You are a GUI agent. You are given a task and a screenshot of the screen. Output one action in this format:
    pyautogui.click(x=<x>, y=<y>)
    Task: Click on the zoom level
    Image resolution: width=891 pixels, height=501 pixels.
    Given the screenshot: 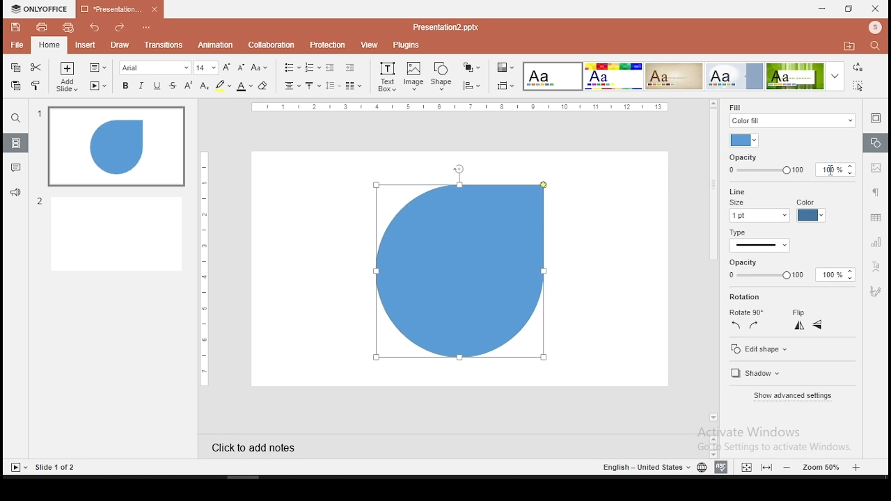 What is the action you would take?
    pyautogui.click(x=822, y=467)
    